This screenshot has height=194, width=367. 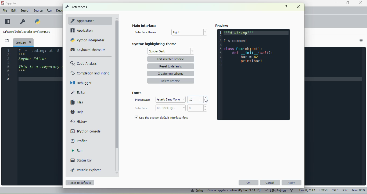 I want to click on create new scheme, so click(x=171, y=74).